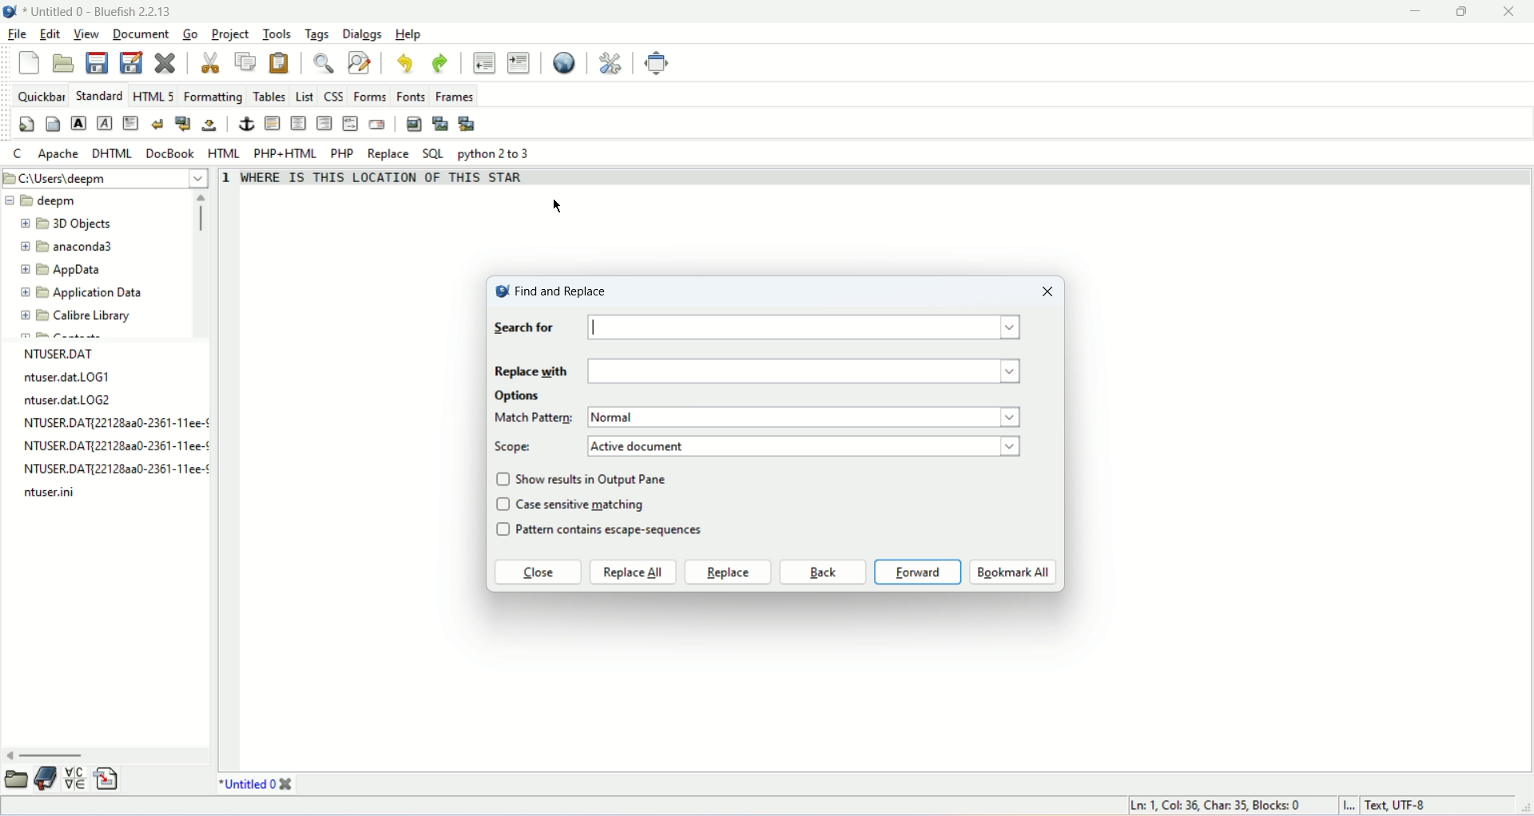 This screenshot has width=1534, height=816. What do you see at coordinates (407, 34) in the screenshot?
I see `help` at bounding box center [407, 34].